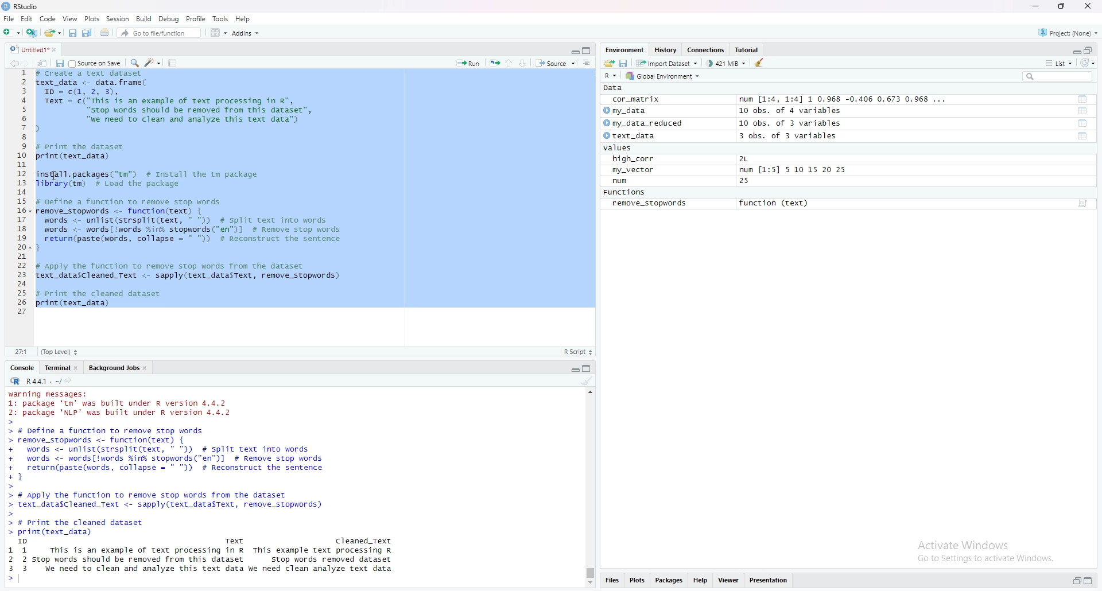 This screenshot has width=1102, height=591. I want to click on find/replace, so click(134, 62).